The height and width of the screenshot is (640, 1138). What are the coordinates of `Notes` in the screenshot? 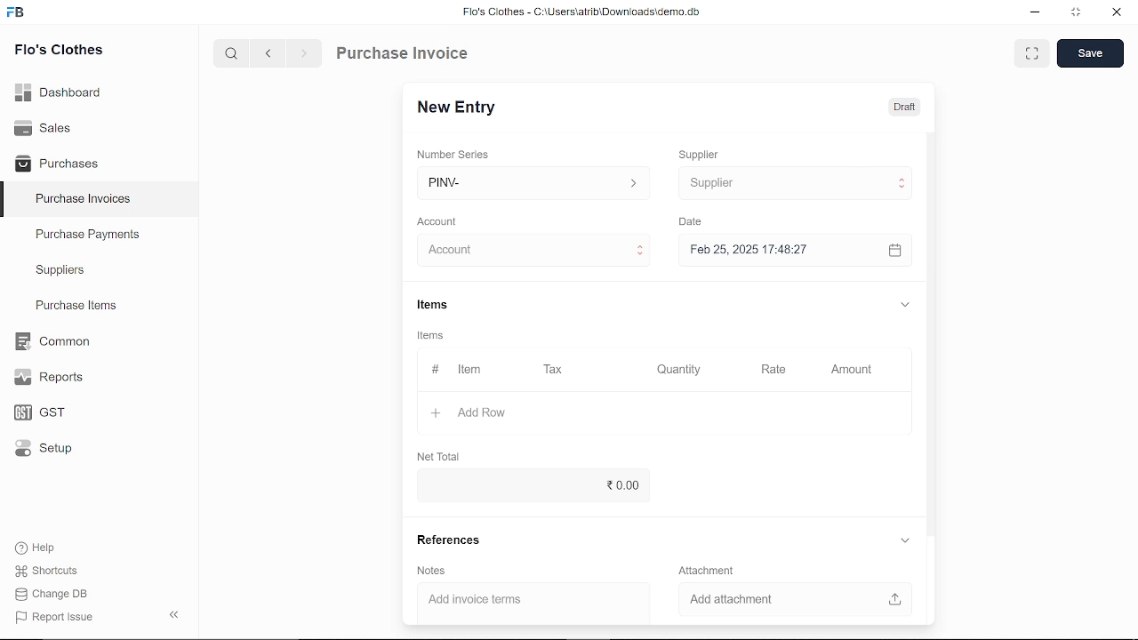 It's located at (433, 572).